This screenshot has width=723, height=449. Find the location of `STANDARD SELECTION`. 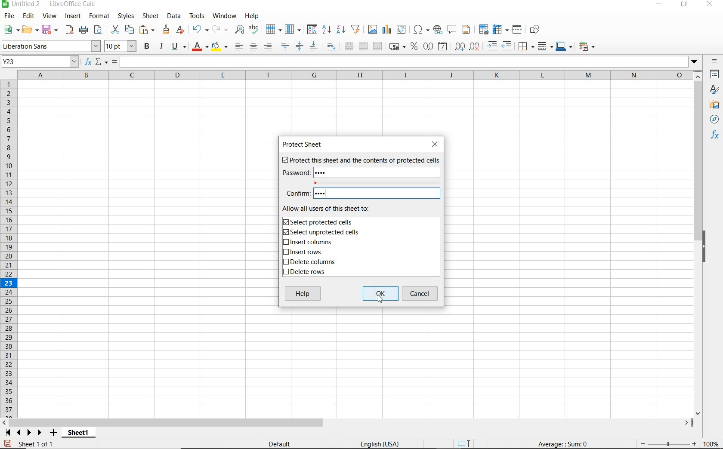

STANDARD SELECTION is located at coordinates (464, 444).